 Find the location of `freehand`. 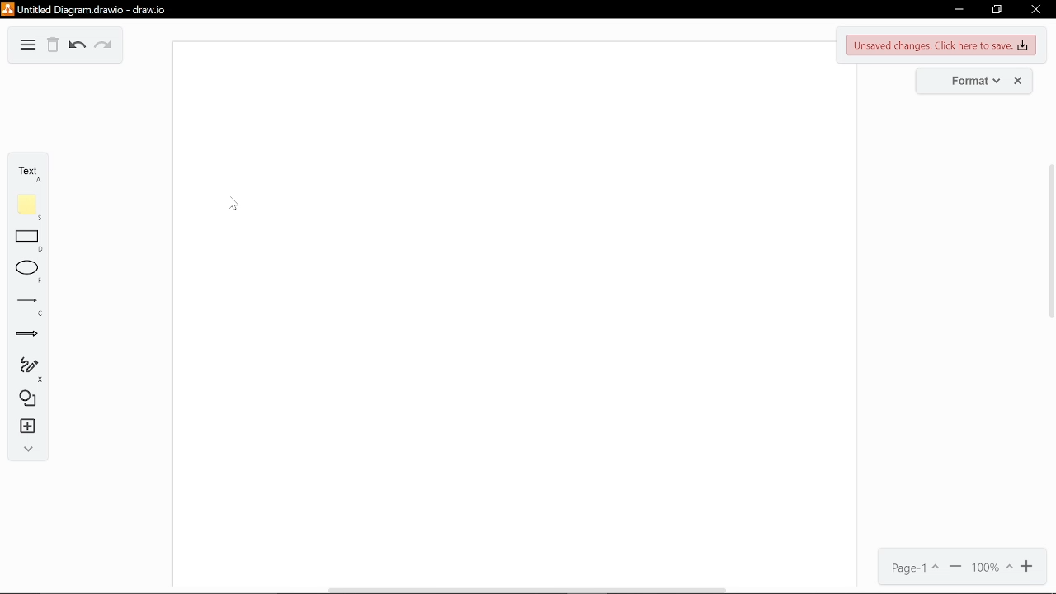

freehand is located at coordinates (28, 368).